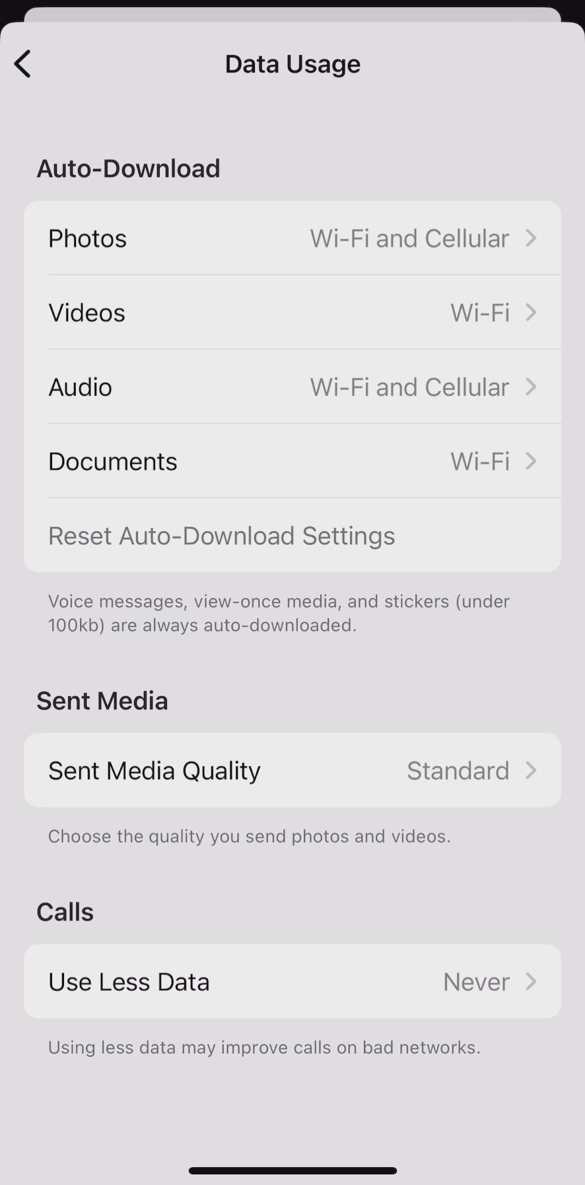  What do you see at coordinates (21, 57) in the screenshot?
I see `back` at bounding box center [21, 57].